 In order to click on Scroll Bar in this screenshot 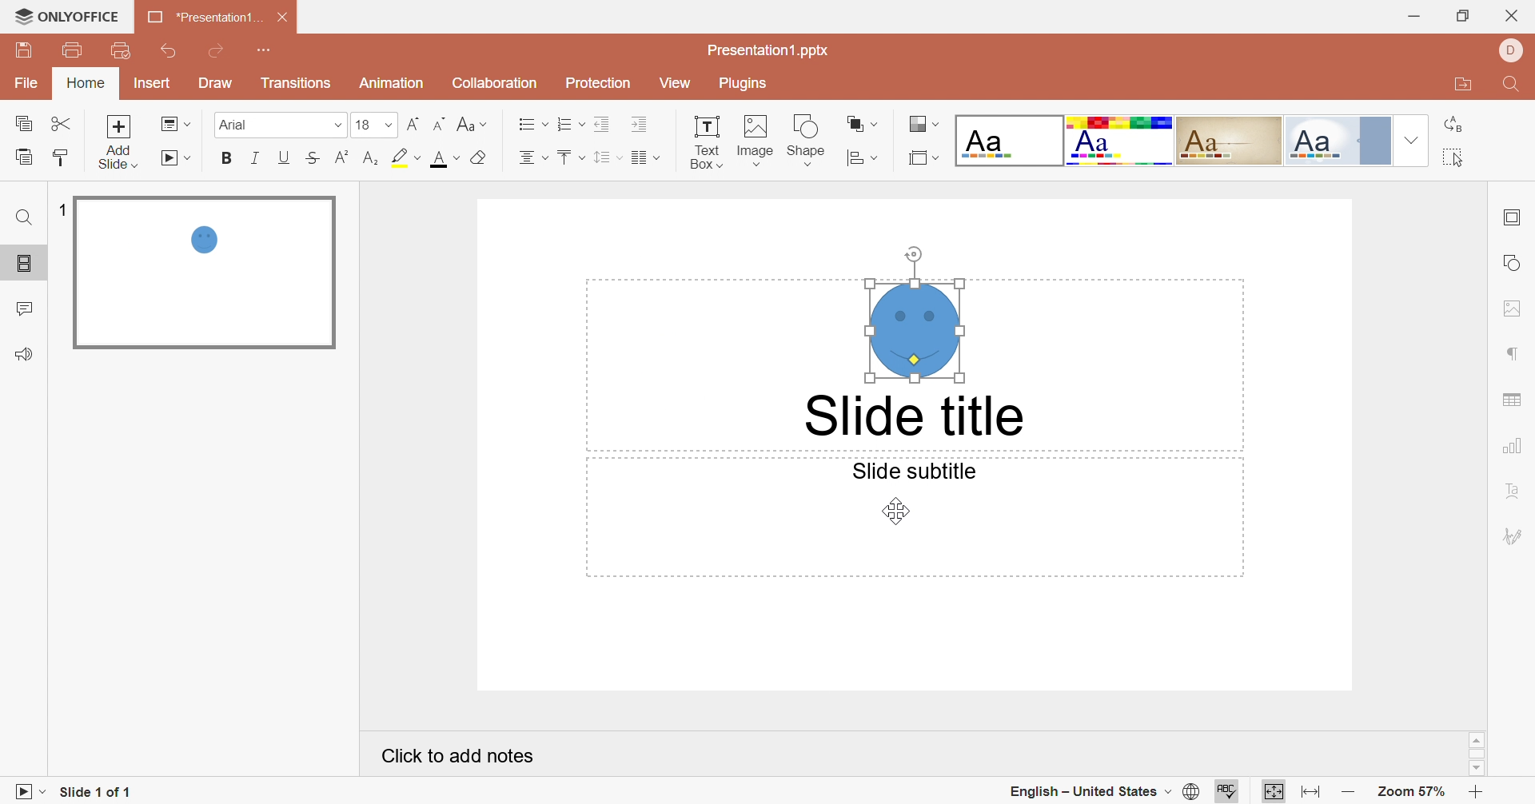, I will do `click(1476, 754)`.